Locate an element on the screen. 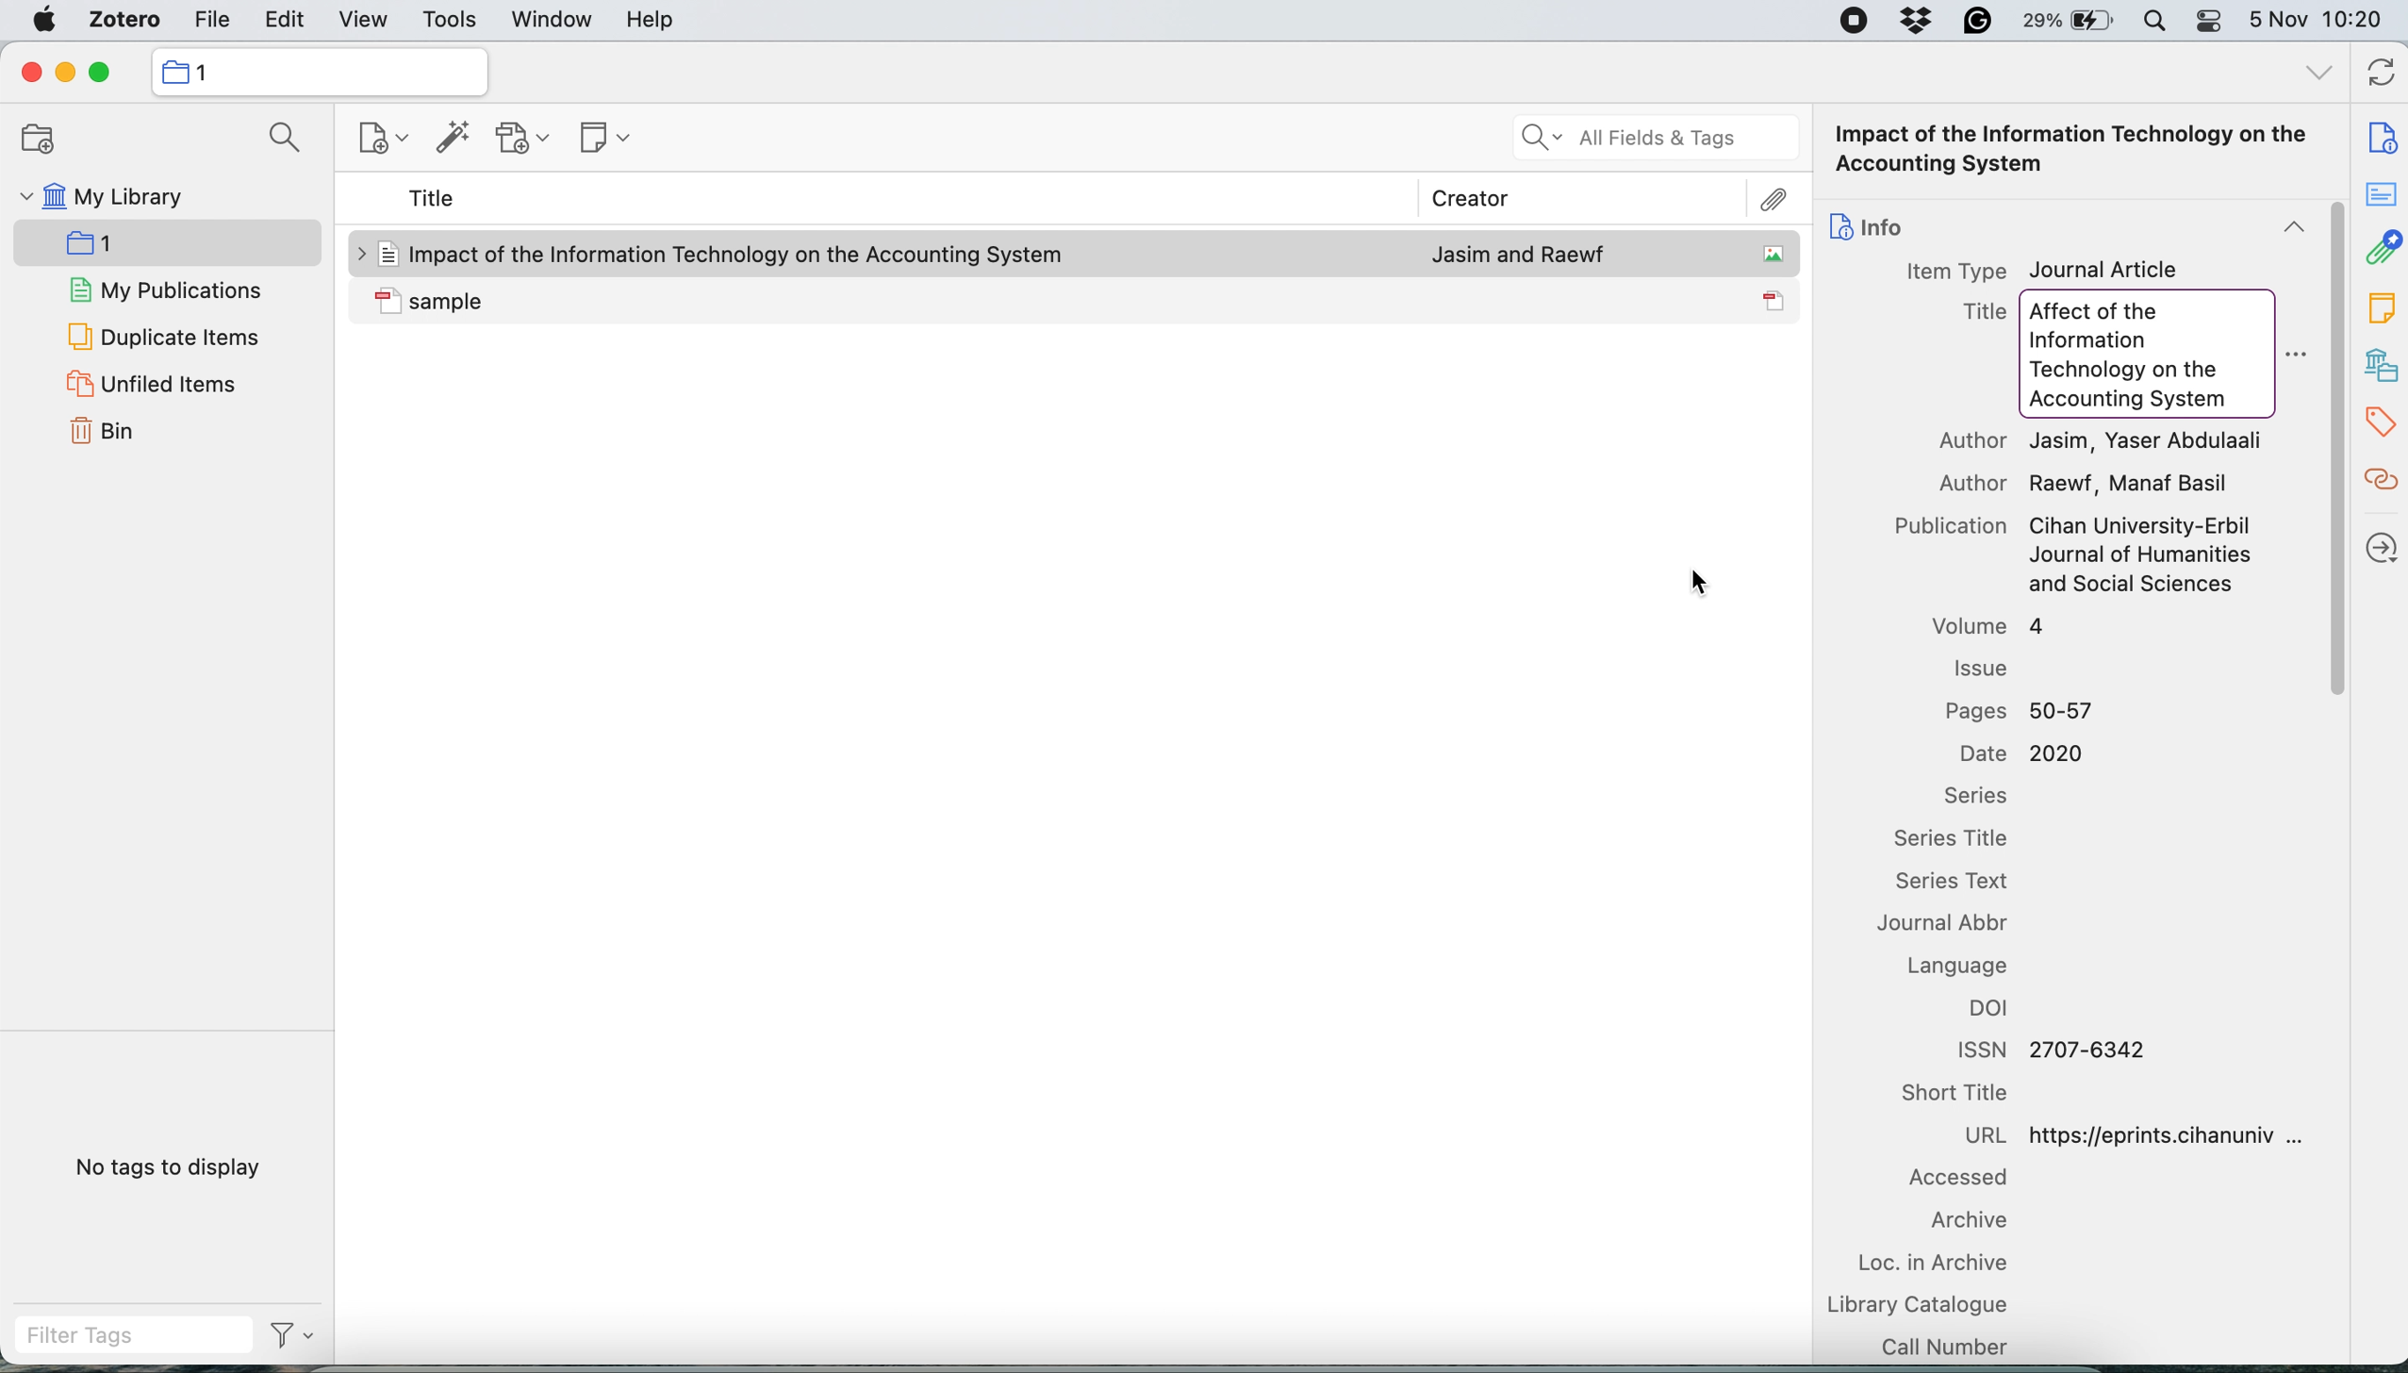 The height and width of the screenshot is (1373, 2408). Date 2020 is located at coordinates (2031, 754).